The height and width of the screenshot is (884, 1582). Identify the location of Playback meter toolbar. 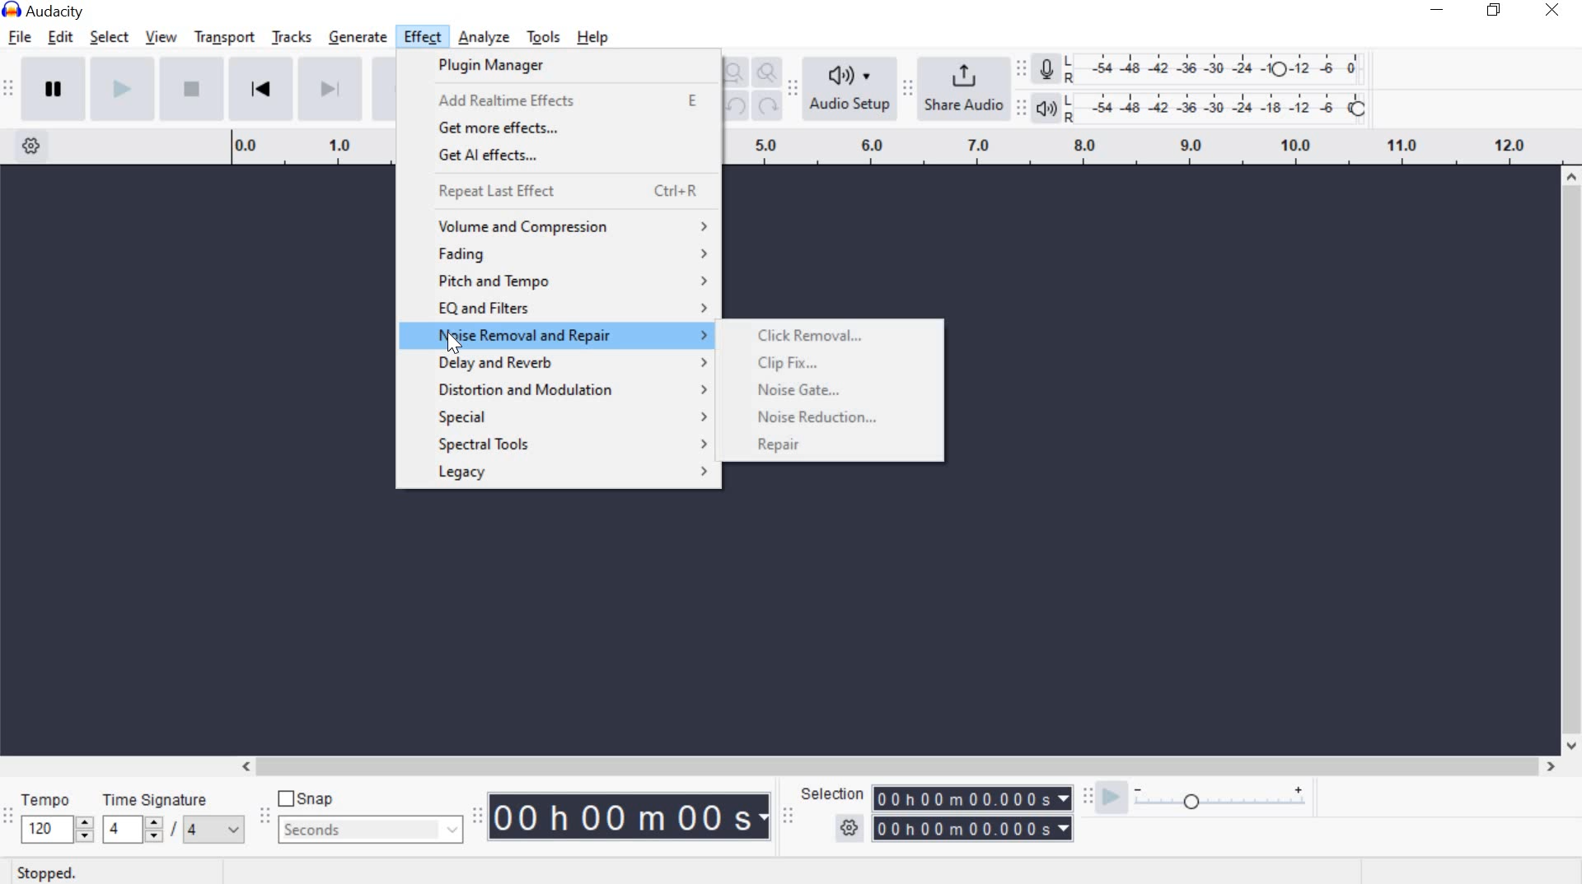
(1018, 106).